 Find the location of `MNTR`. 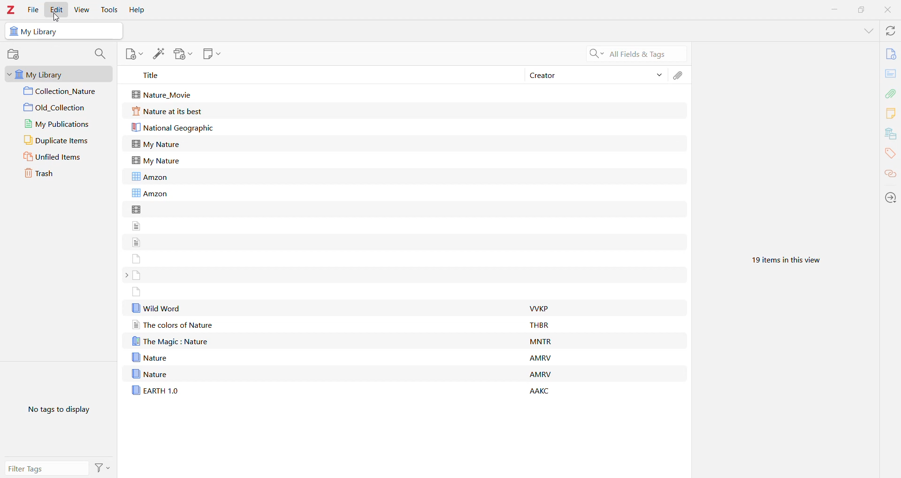

MNTR is located at coordinates (542, 341).